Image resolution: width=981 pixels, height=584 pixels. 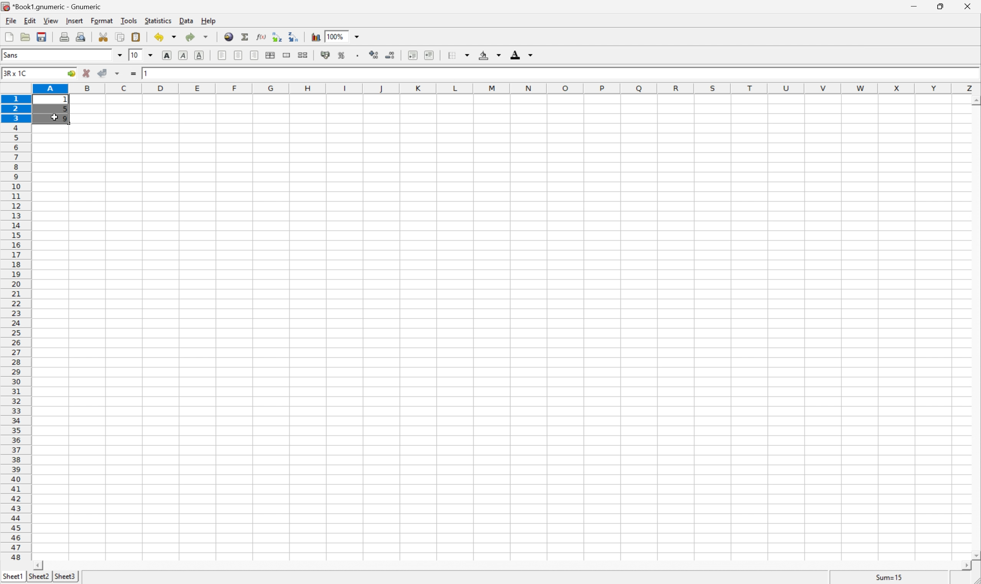 What do you see at coordinates (278, 36) in the screenshot?
I see `Sort the selected region in ascending order based on the first column selected` at bounding box center [278, 36].